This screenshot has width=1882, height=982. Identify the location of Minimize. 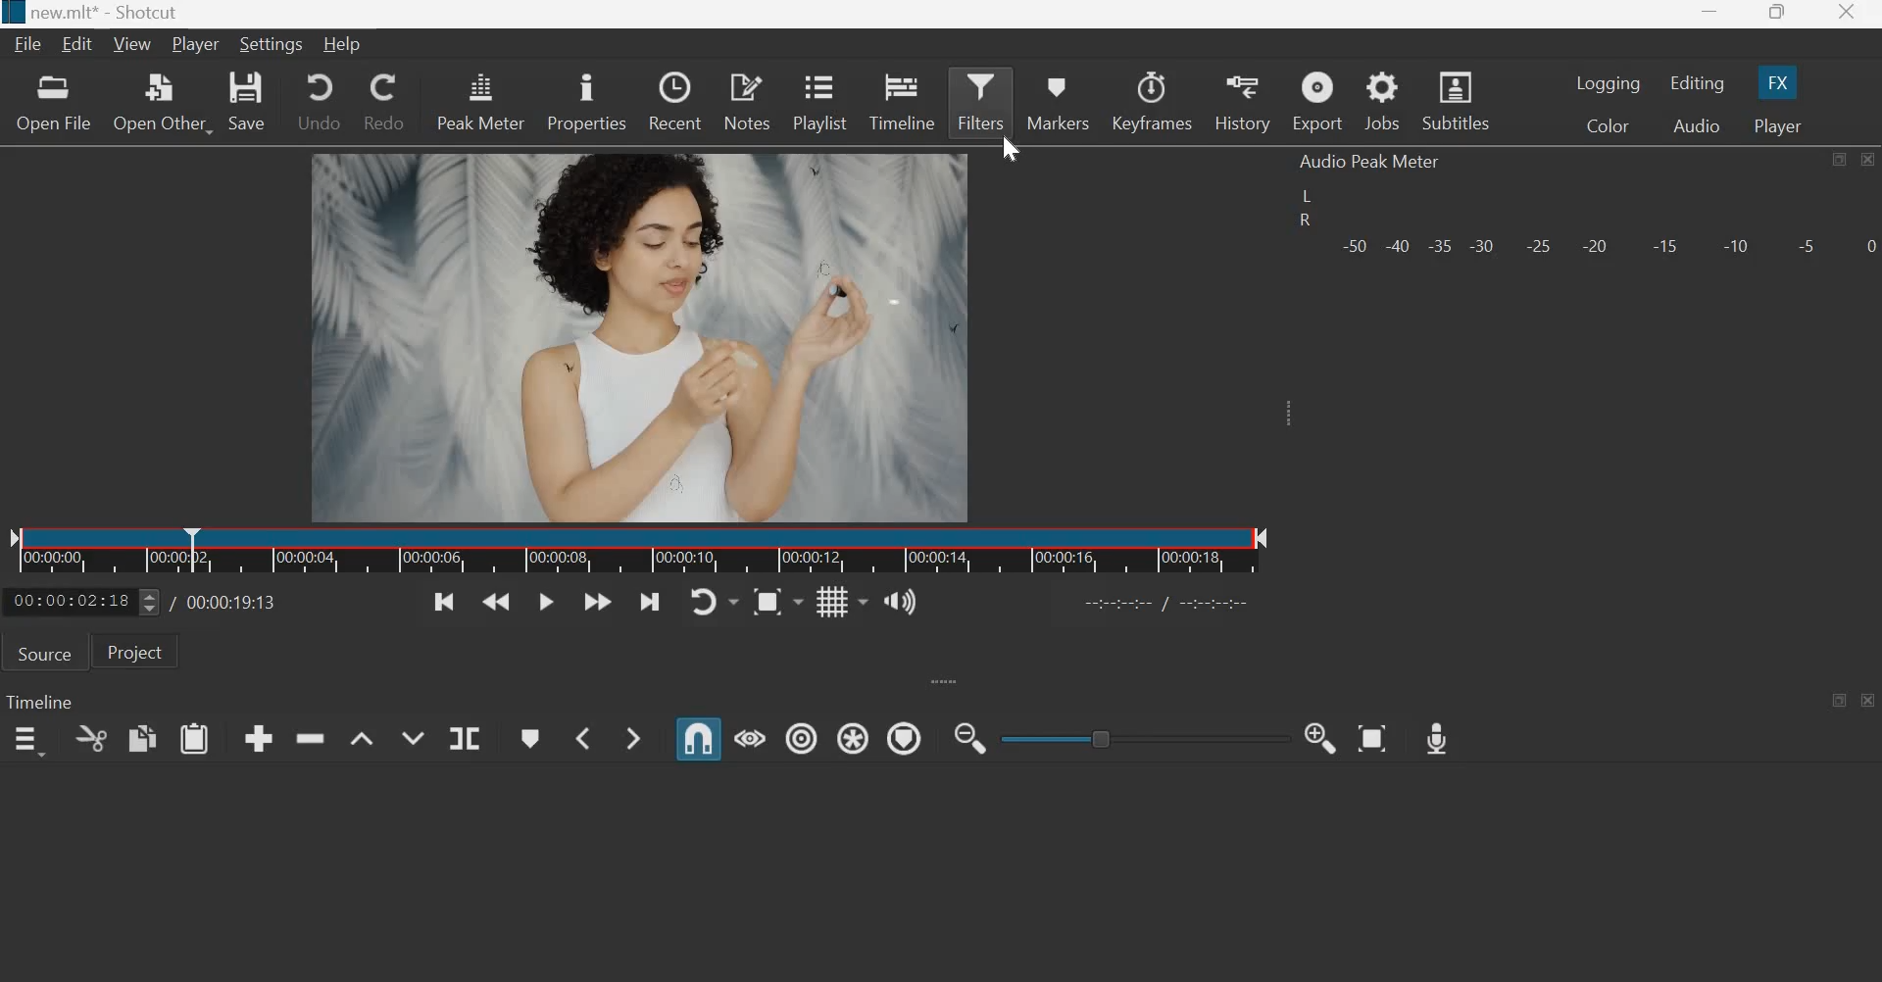
(1713, 13).